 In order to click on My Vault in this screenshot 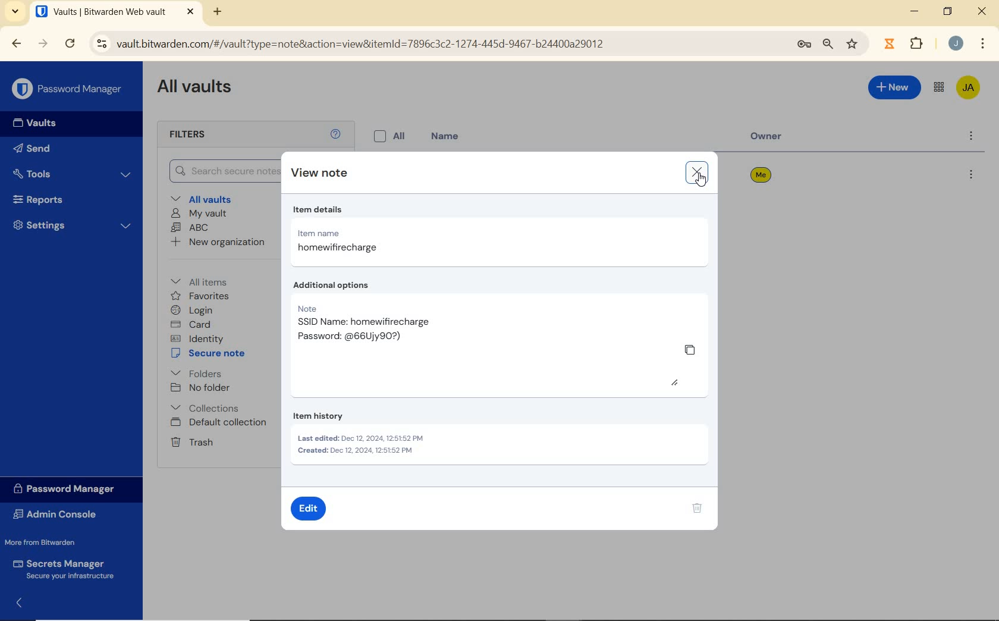, I will do `click(199, 214)`.